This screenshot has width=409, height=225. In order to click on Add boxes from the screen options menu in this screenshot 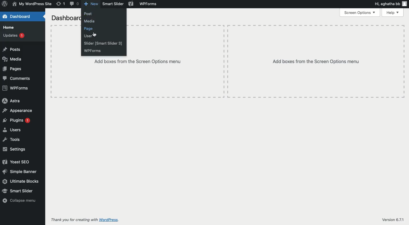, I will do `click(138, 78)`.